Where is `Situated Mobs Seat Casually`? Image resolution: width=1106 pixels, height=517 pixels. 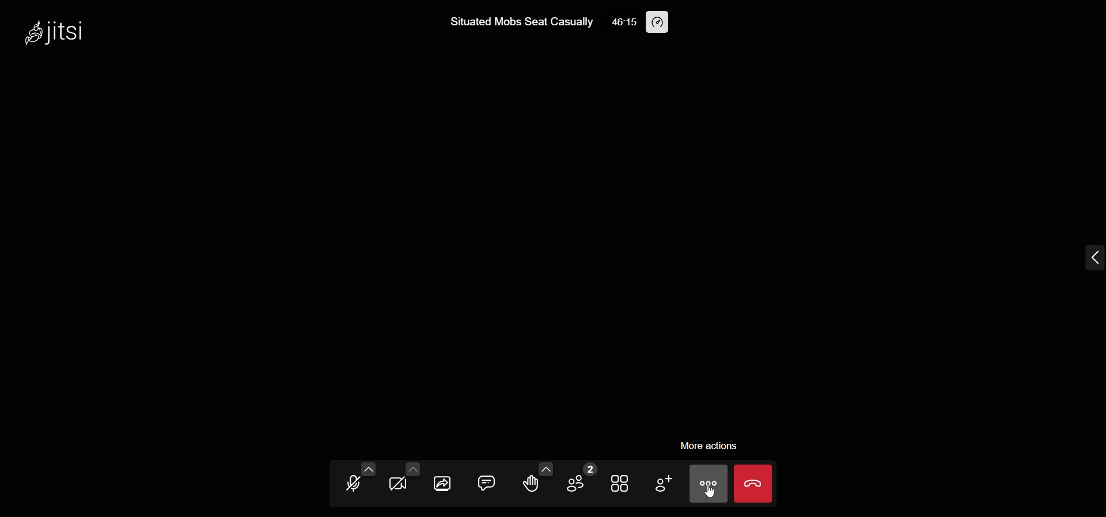 Situated Mobs Seat Casually is located at coordinates (514, 21).